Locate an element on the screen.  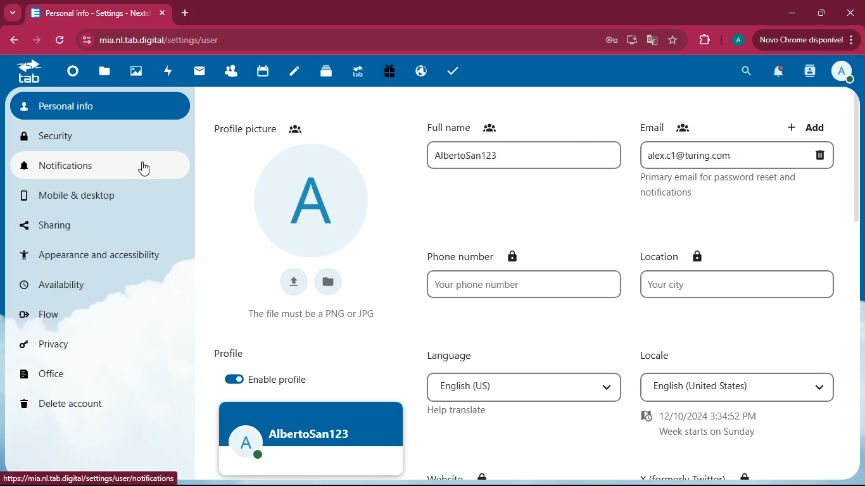
notifications is located at coordinates (777, 72).